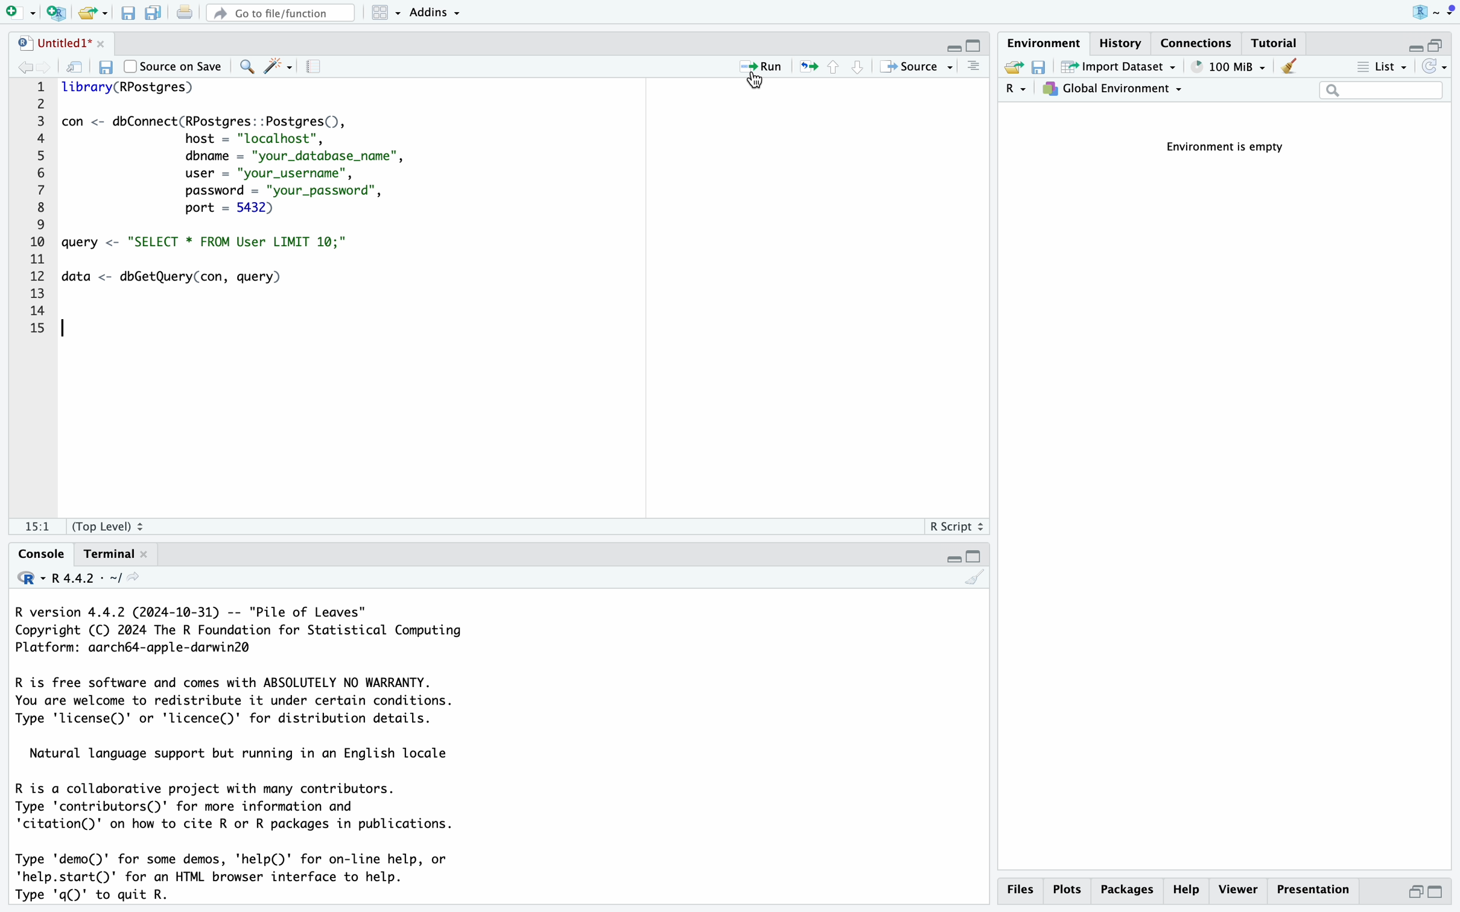 This screenshot has width=1460, height=912. Describe the element at coordinates (103, 69) in the screenshot. I see `save current document` at that location.